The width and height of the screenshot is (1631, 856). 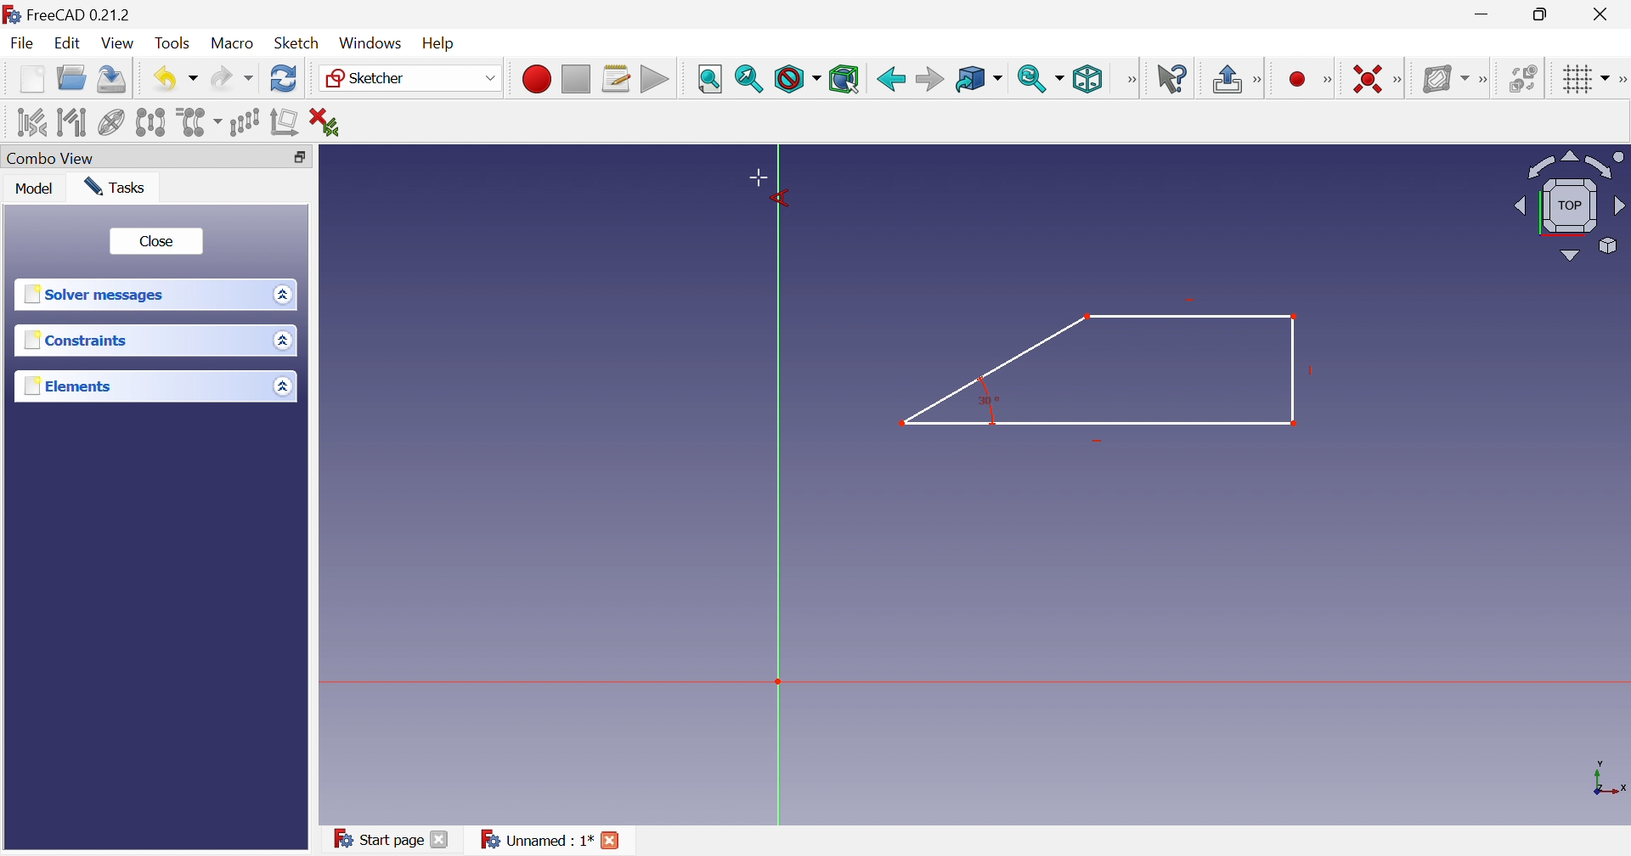 What do you see at coordinates (1610, 779) in the screenshot?
I see `X, Y plane` at bounding box center [1610, 779].